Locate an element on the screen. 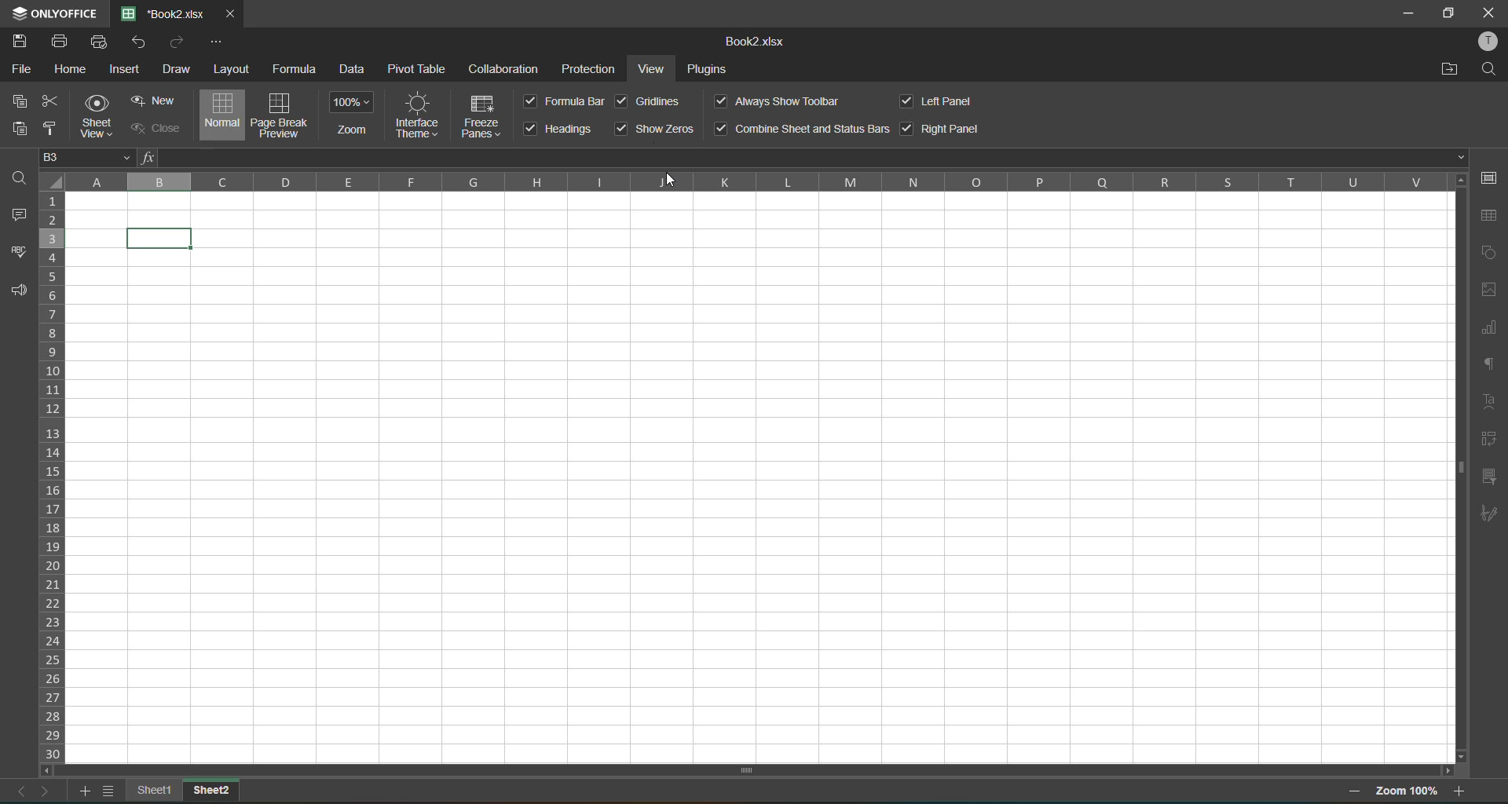  sheet view is located at coordinates (97, 117).